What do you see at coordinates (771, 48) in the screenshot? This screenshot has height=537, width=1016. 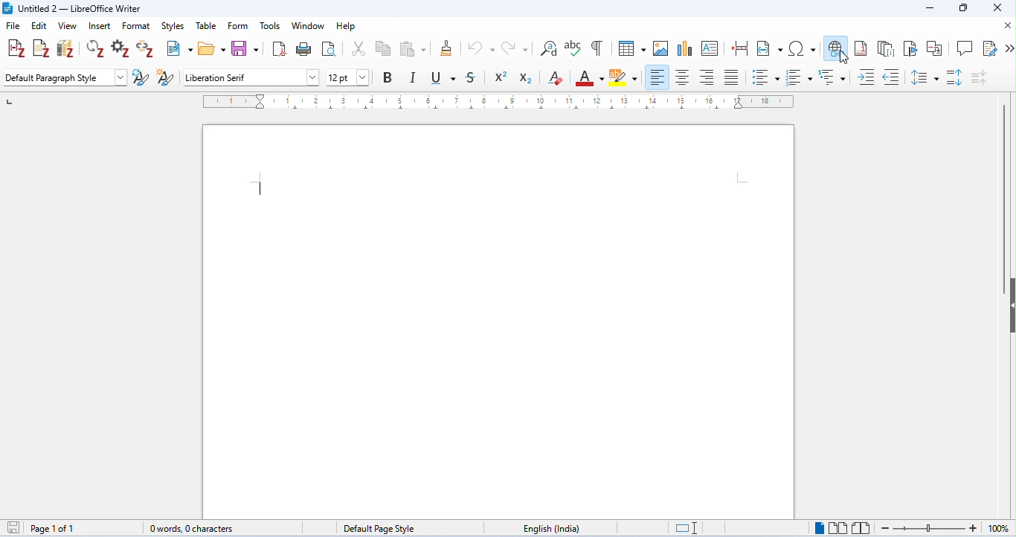 I see `insert field` at bounding box center [771, 48].